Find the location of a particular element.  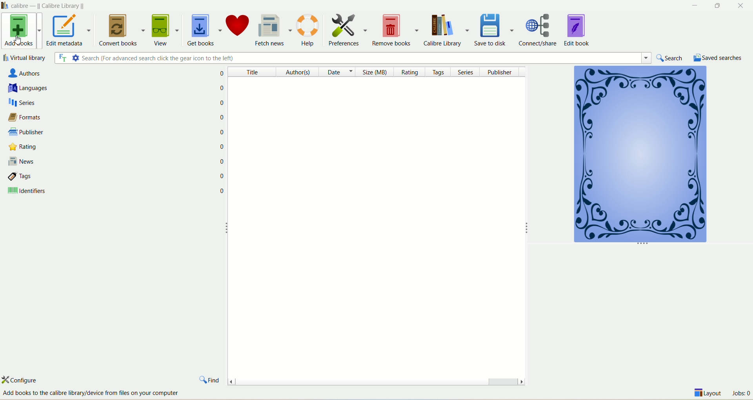

convert books is located at coordinates (121, 30).